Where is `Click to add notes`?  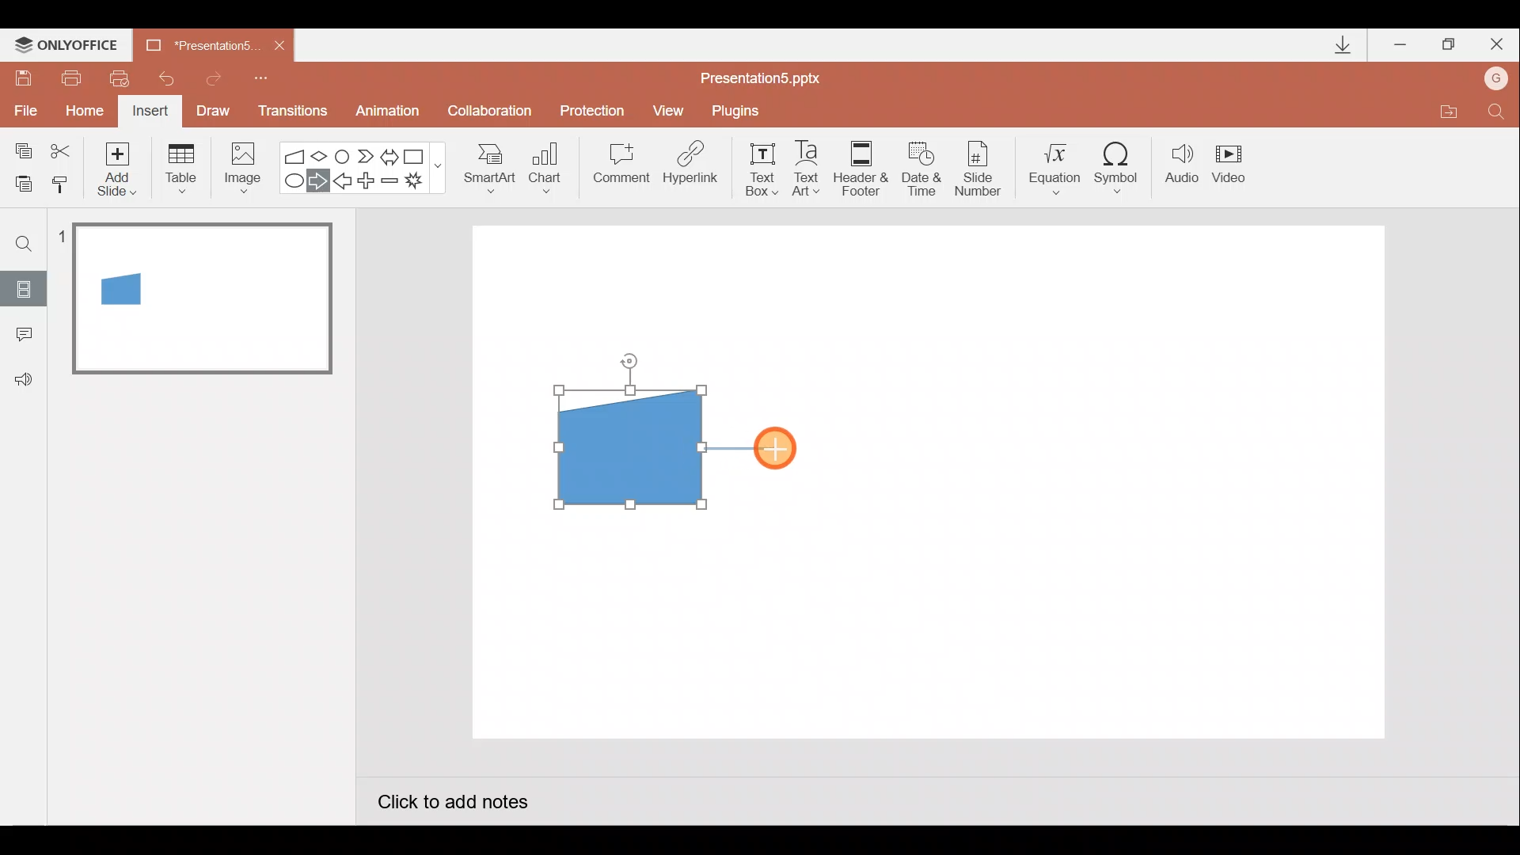
Click to add notes is located at coordinates (451, 804).